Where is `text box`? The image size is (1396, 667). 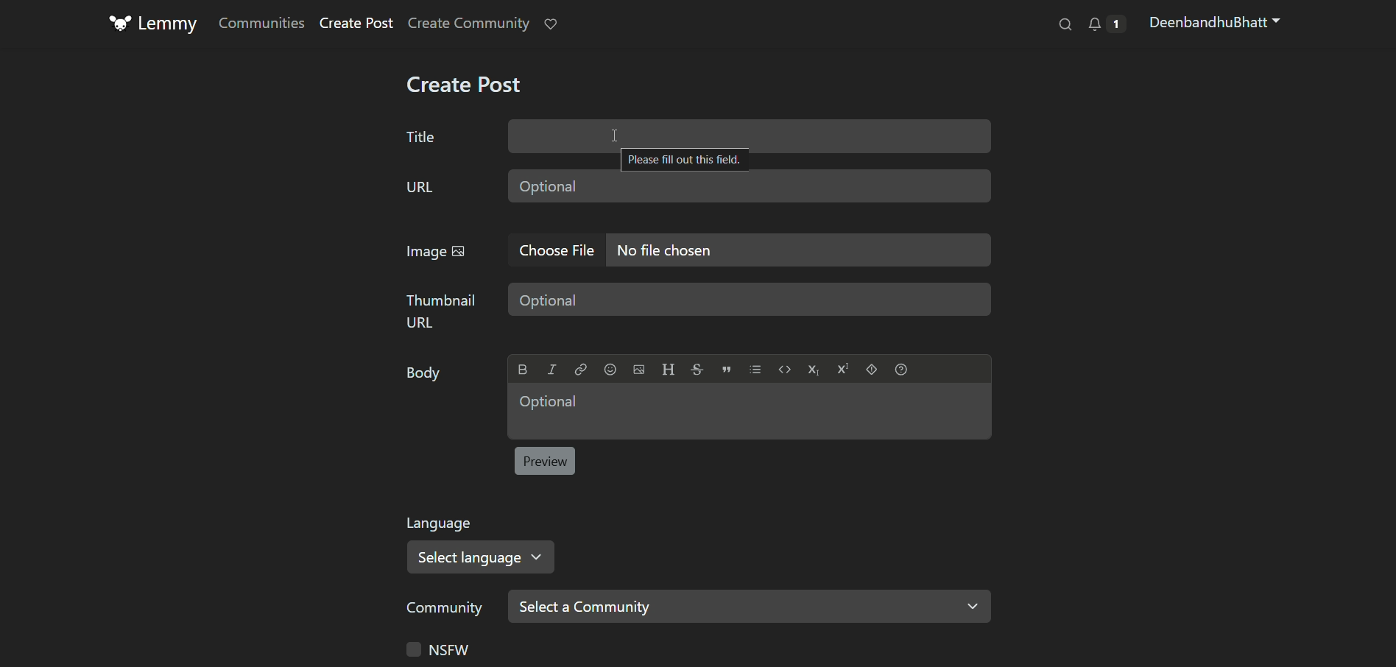 text box is located at coordinates (749, 412).